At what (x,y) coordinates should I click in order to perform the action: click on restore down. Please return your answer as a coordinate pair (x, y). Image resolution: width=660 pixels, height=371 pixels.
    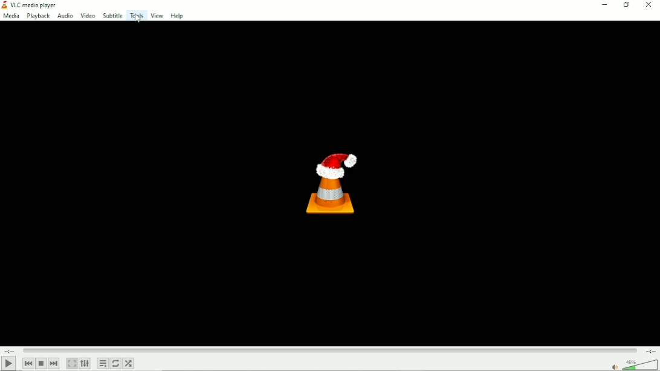
    Looking at the image, I should click on (626, 4).